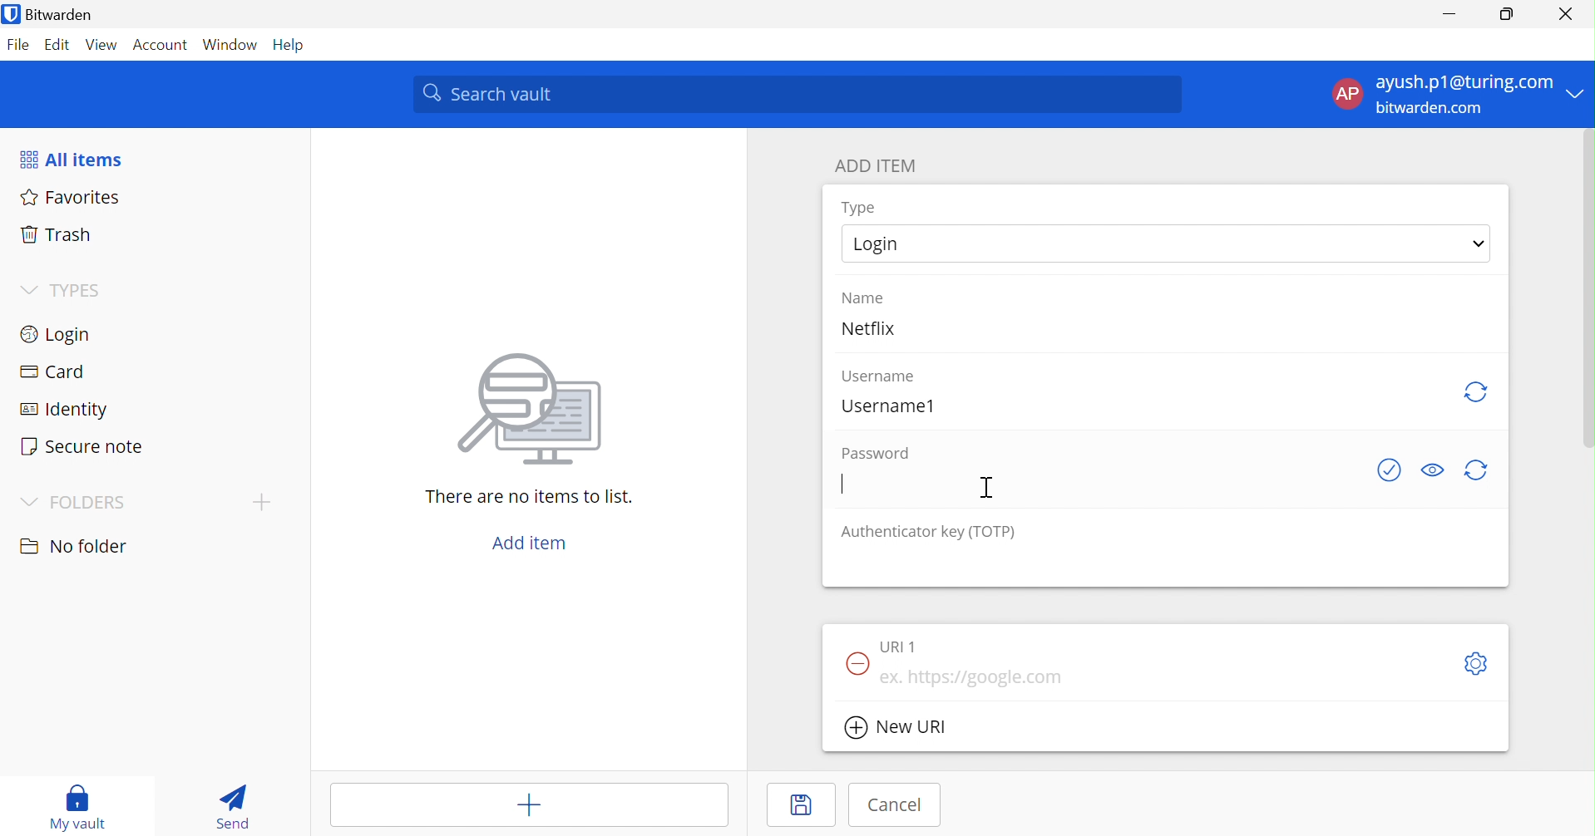 Image resolution: width=1595 pixels, height=836 pixels. Describe the element at coordinates (873, 452) in the screenshot. I see `Password` at that location.